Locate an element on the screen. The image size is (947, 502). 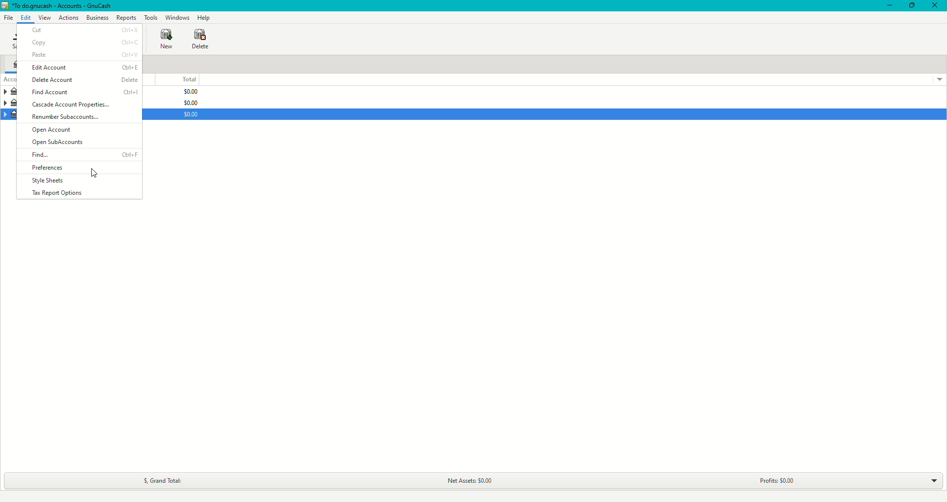
View is located at coordinates (44, 17).